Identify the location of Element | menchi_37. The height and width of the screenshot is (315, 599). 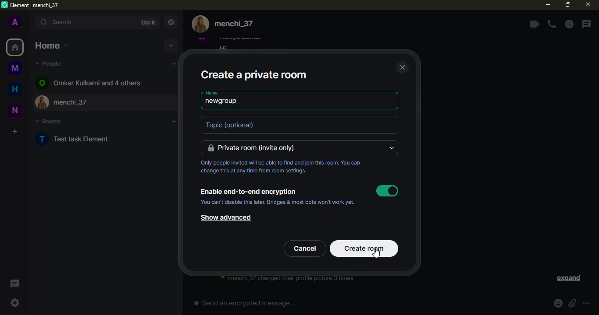
(35, 5).